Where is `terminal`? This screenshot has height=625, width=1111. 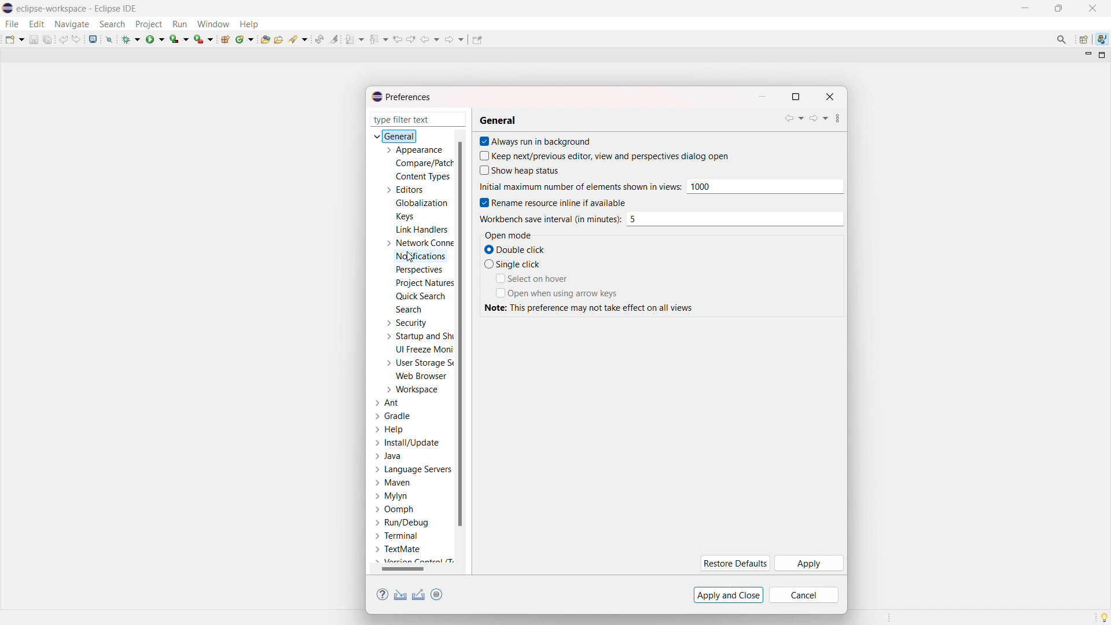
terminal is located at coordinates (398, 536).